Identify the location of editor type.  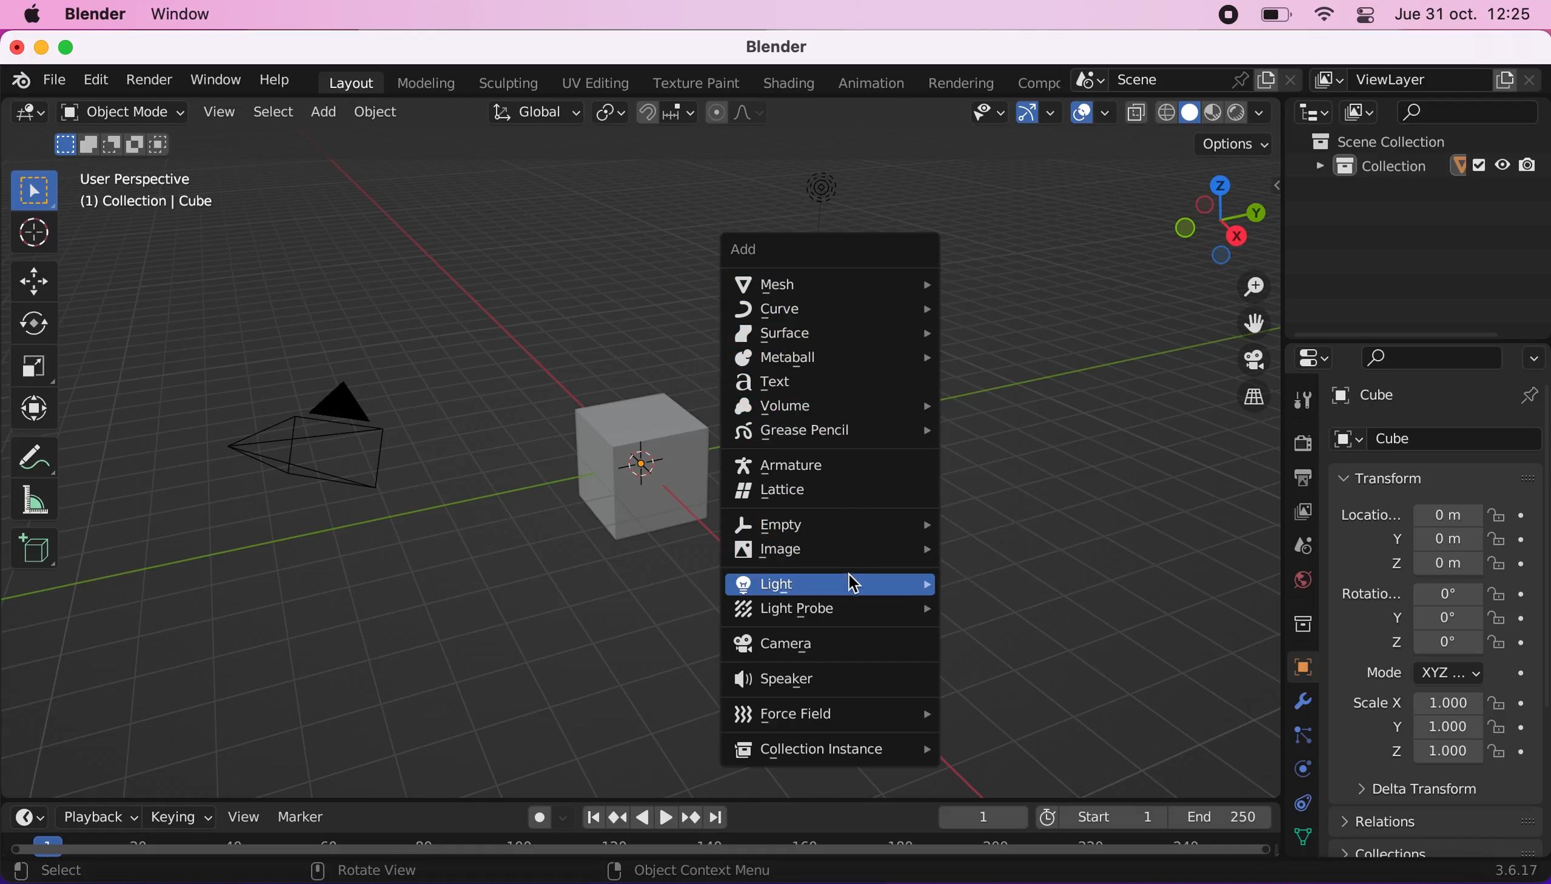
(1309, 112).